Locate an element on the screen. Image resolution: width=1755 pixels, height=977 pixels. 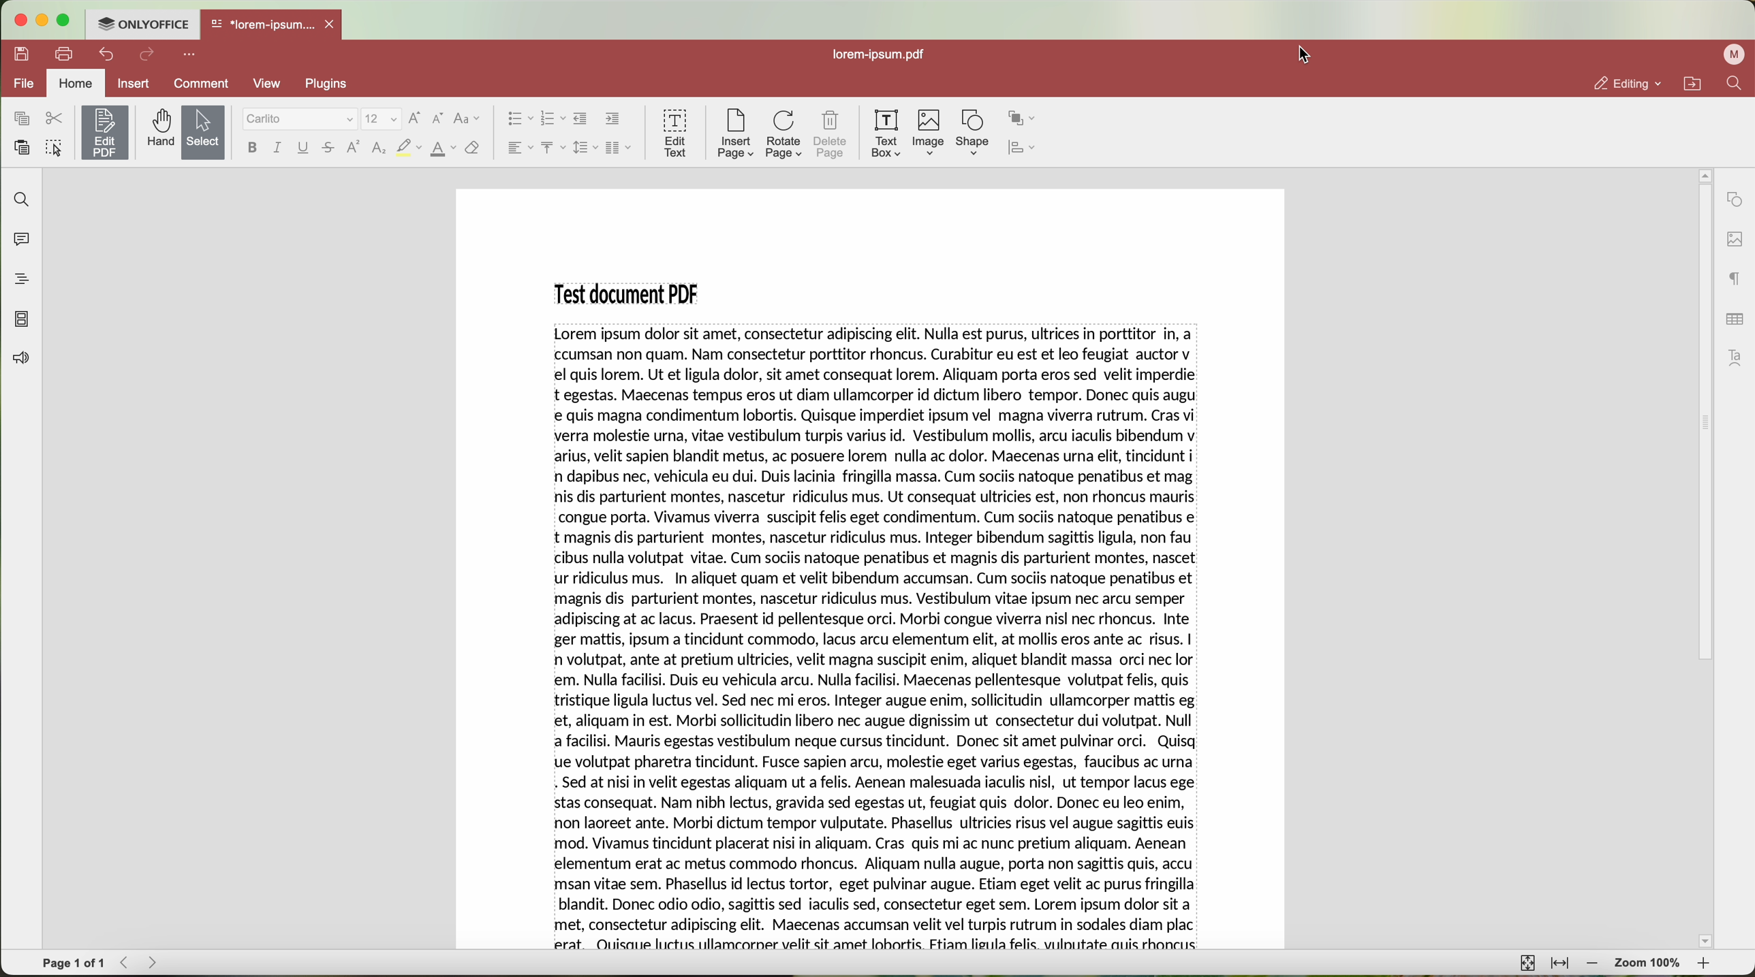
mouse is located at coordinates (1307, 52).